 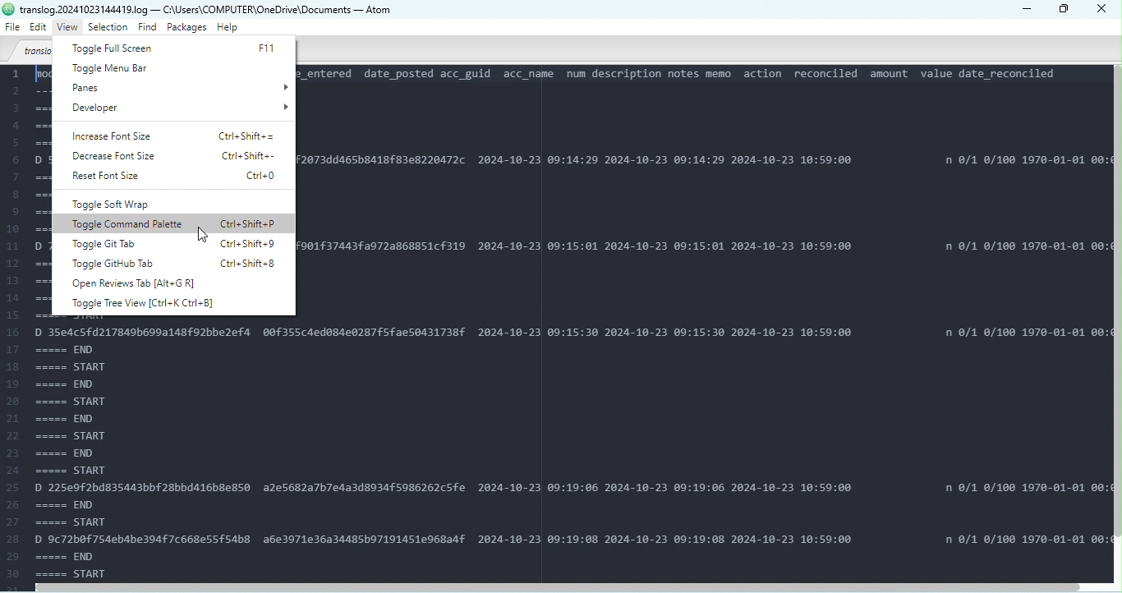 What do you see at coordinates (168, 243) in the screenshot?
I see `Toggle git tab` at bounding box center [168, 243].